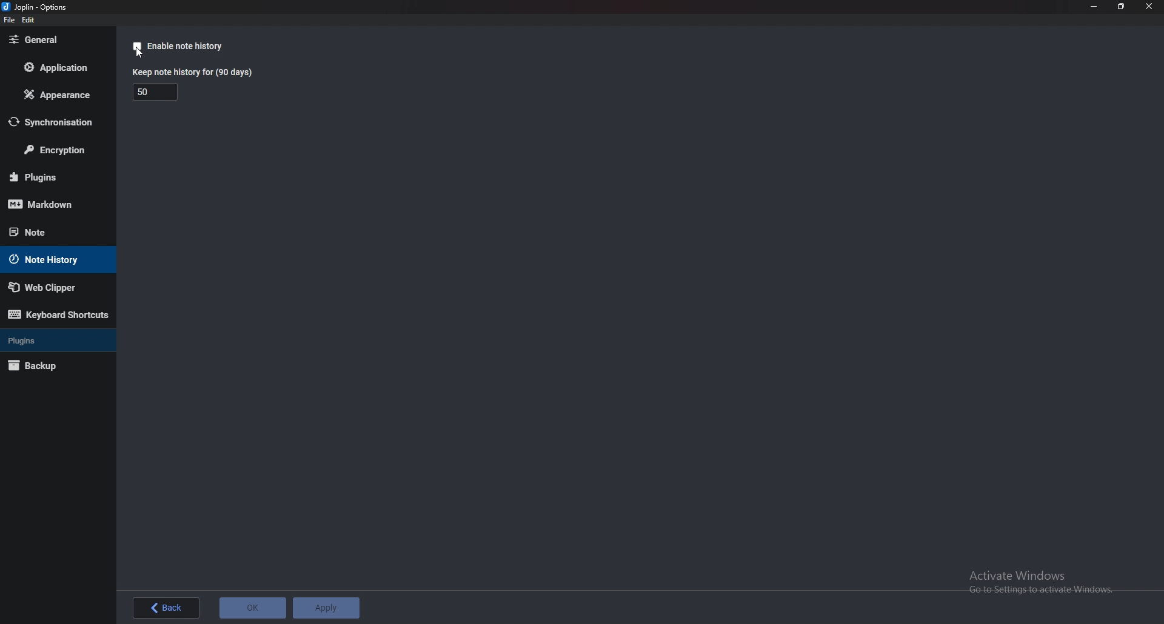 This screenshot has width=1164, height=624. I want to click on Web Clipper, so click(52, 287).